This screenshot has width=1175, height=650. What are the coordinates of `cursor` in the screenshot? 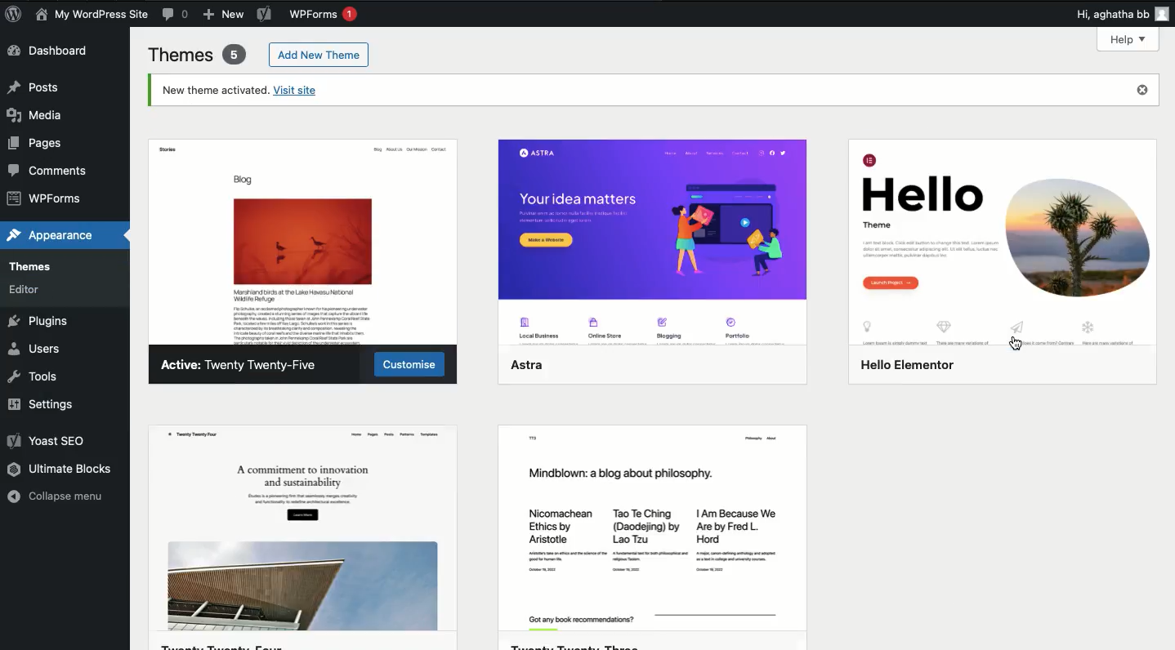 It's located at (1012, 343).